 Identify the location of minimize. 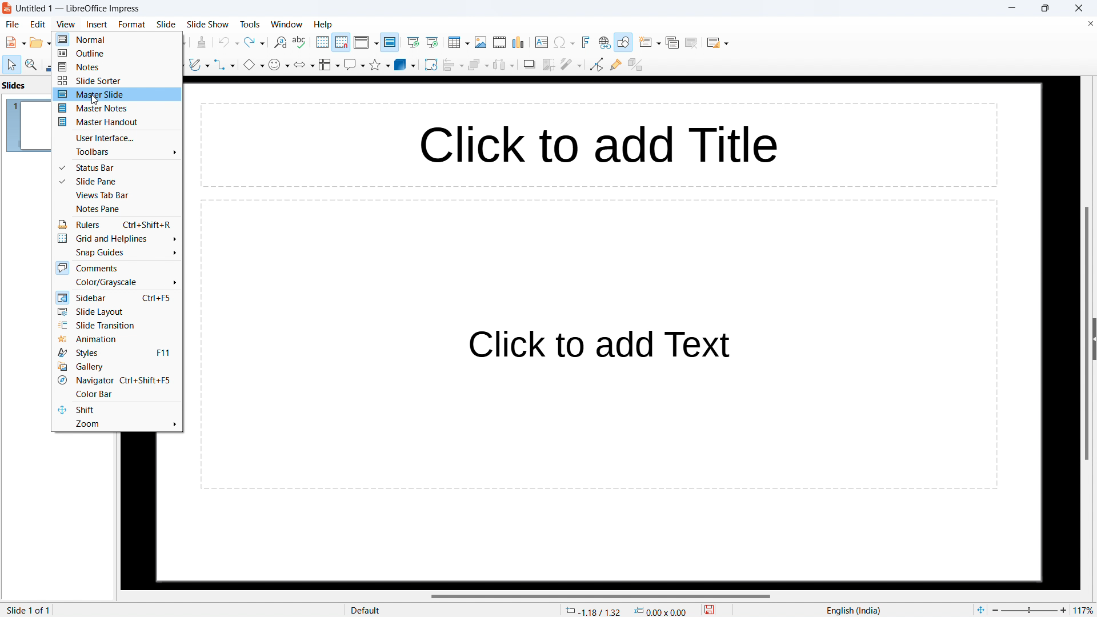
(1012, 8).